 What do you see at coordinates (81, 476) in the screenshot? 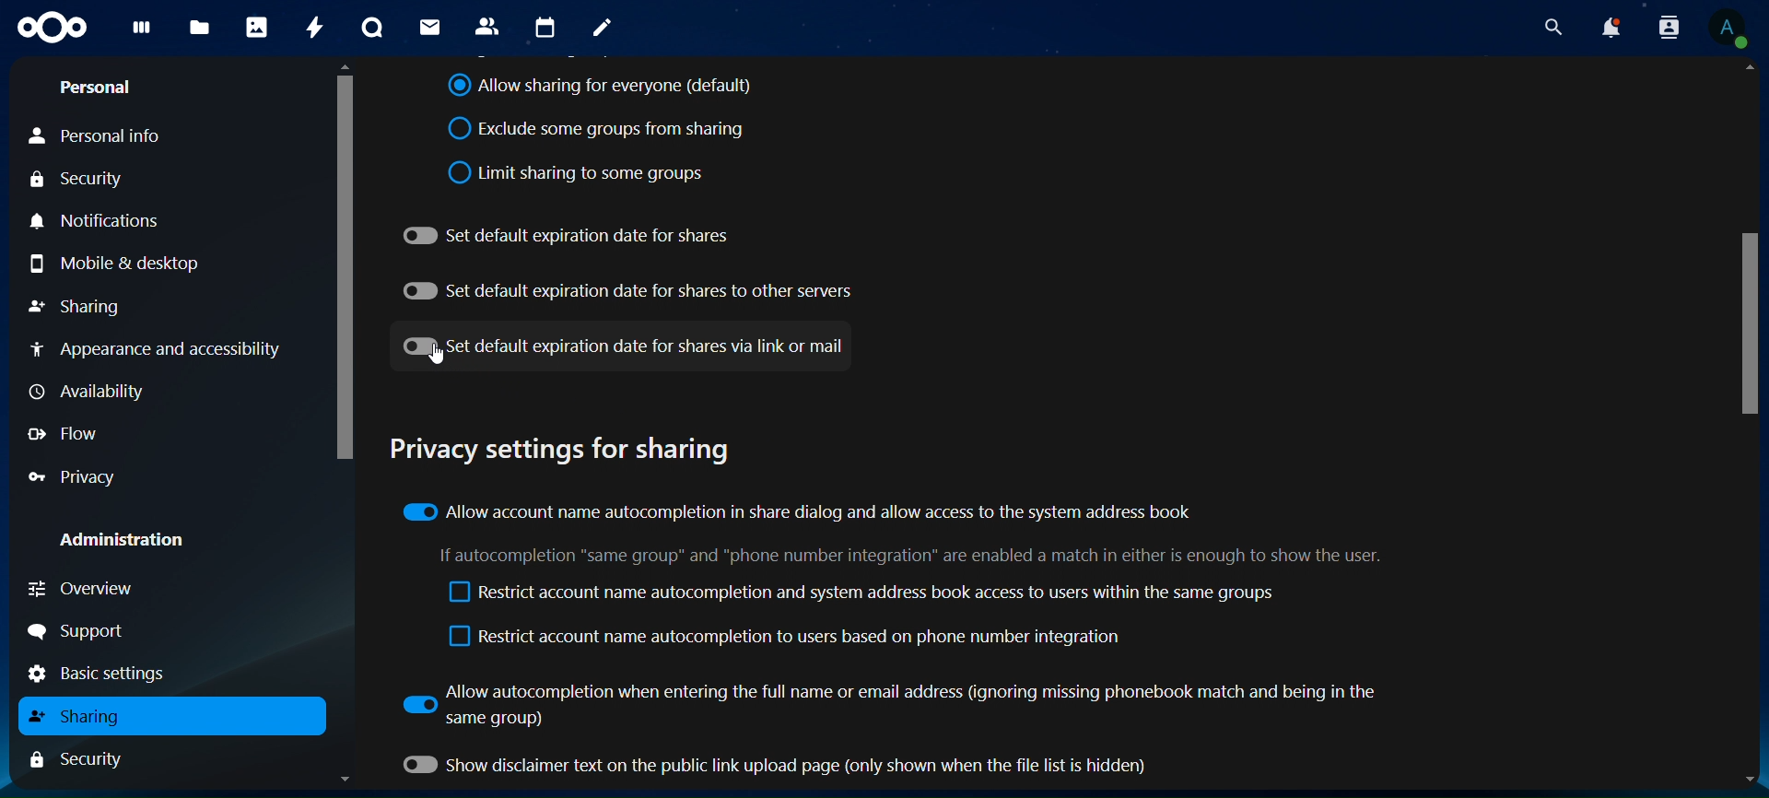
I see `privacy` at bounding box center [81, 476].